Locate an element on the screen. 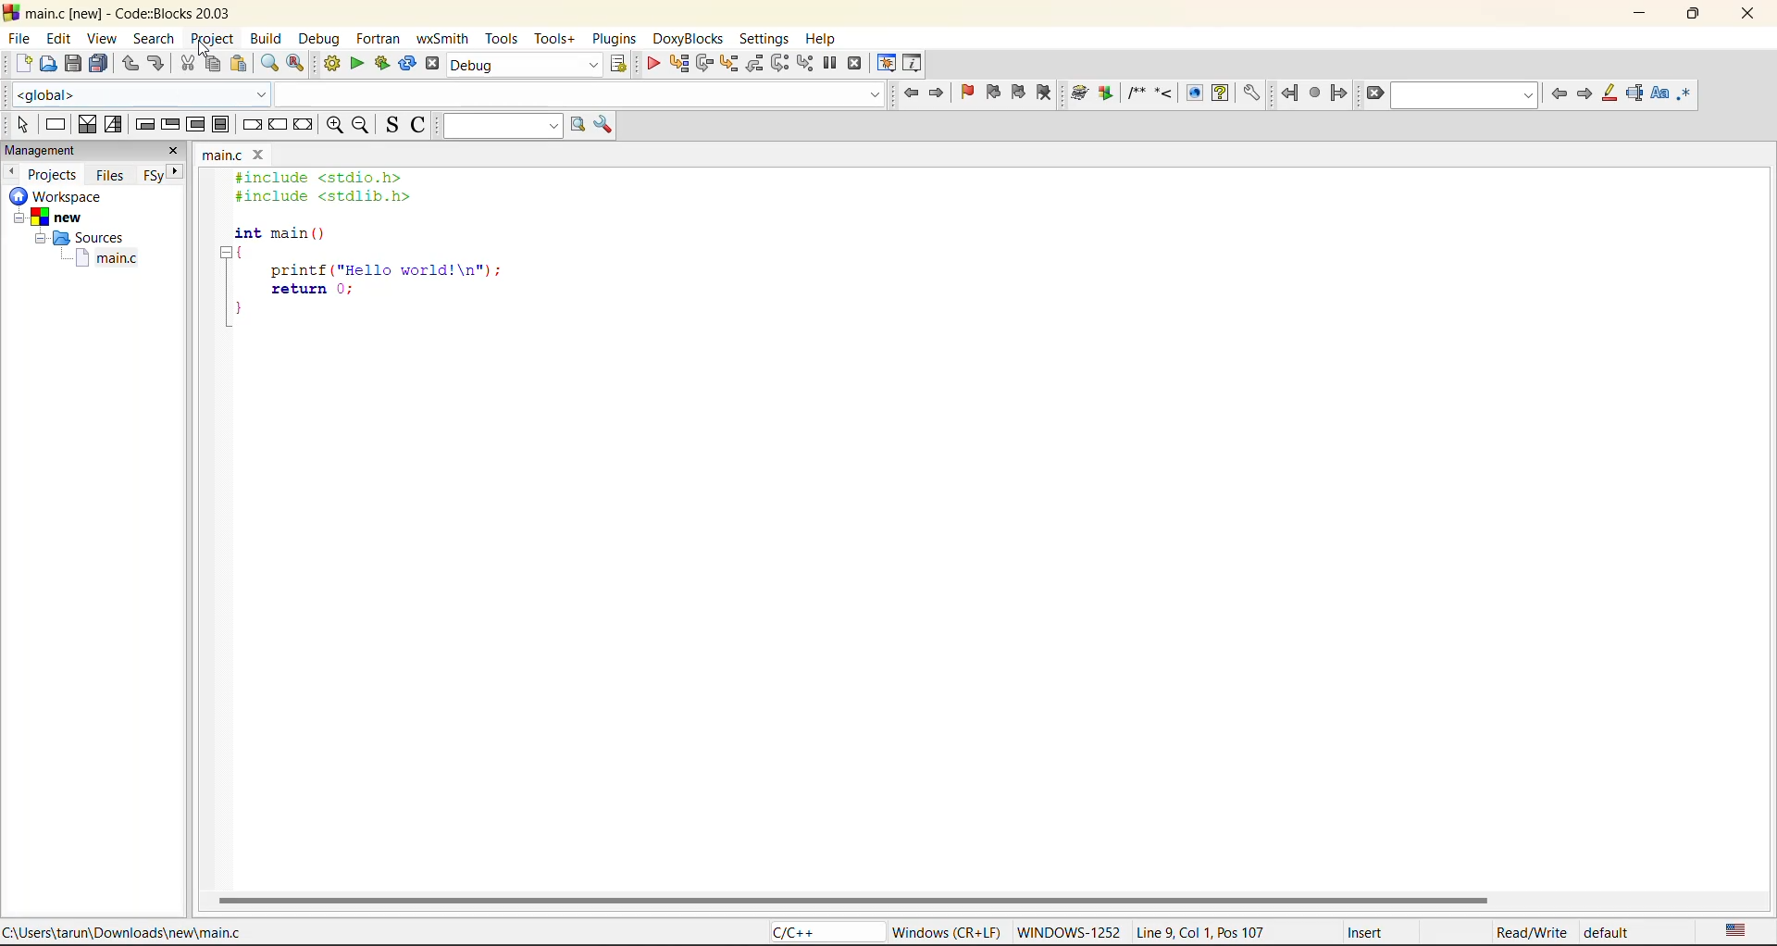 The width and height of the screenshot is (1777, 946). zoom in is located at coordinates (333, 128).